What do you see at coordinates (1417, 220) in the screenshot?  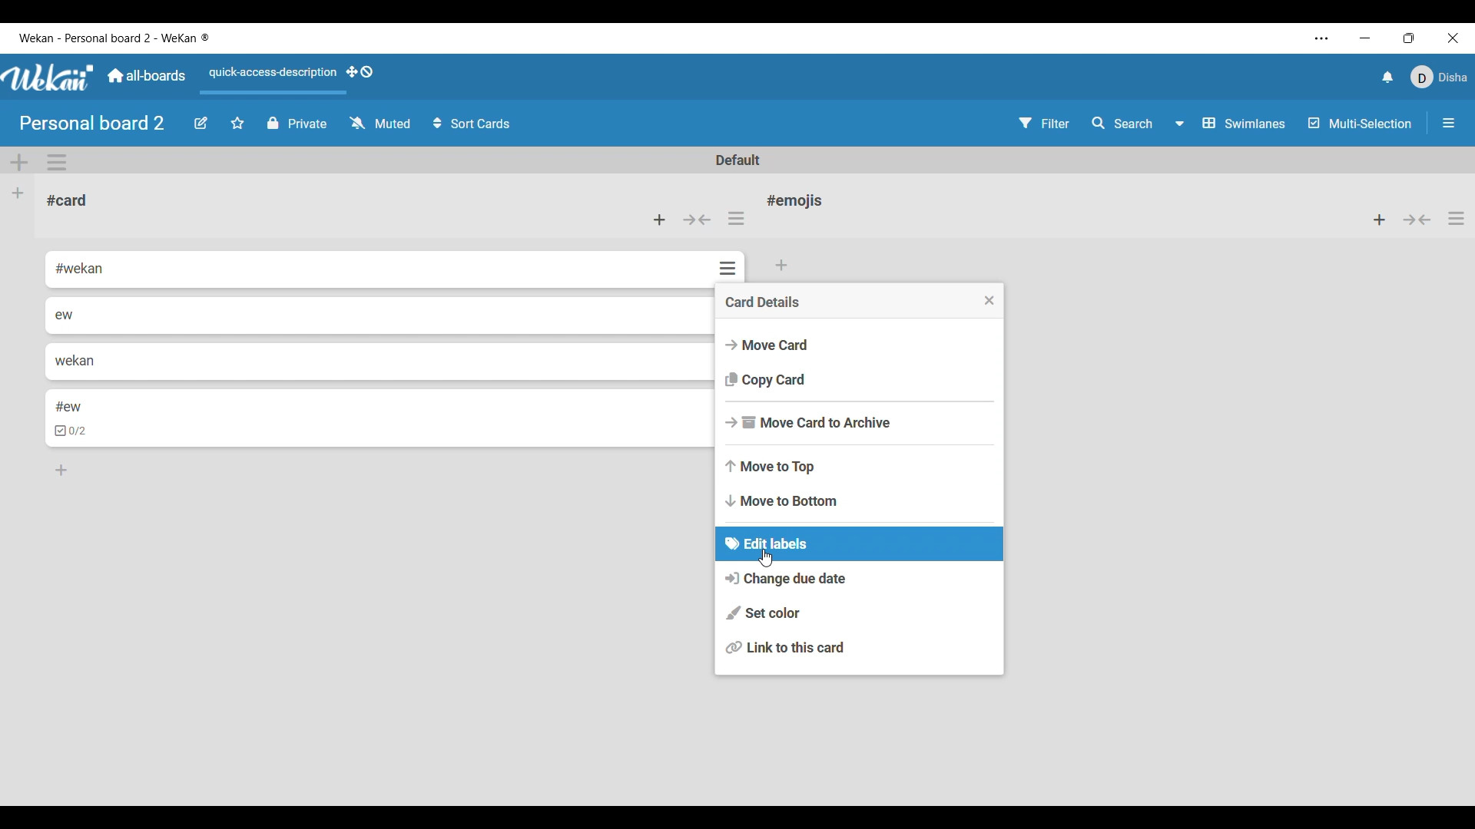 I see `Collapse` at bounding box center [1417, 220].